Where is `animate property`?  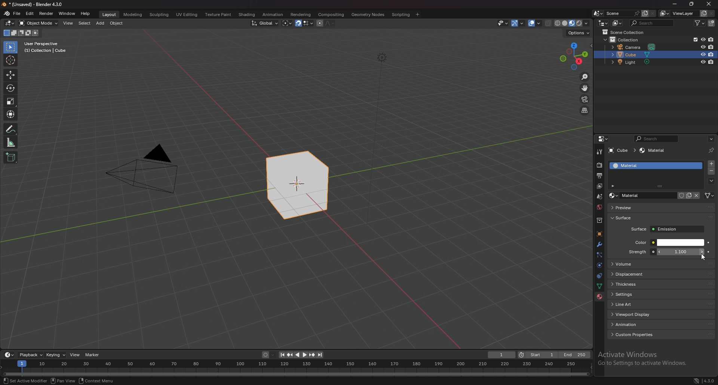 animate property is located at coordinates (708, 242).